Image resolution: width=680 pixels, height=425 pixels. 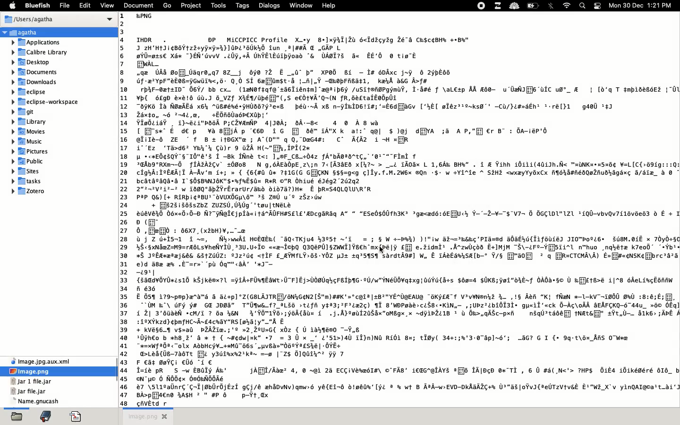 I want to click on internet, so click(x=567, y=6).